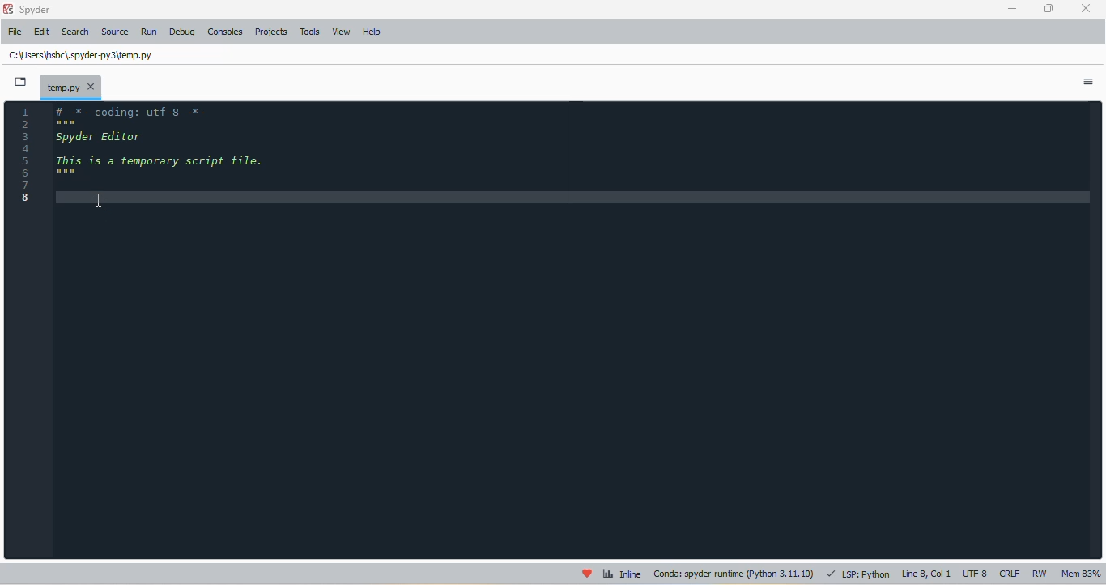 The image size is (1106, 585). What do you see at coordinates (310, 32) in the screenshot?
I see `tools` at bounding box center [310, 32].